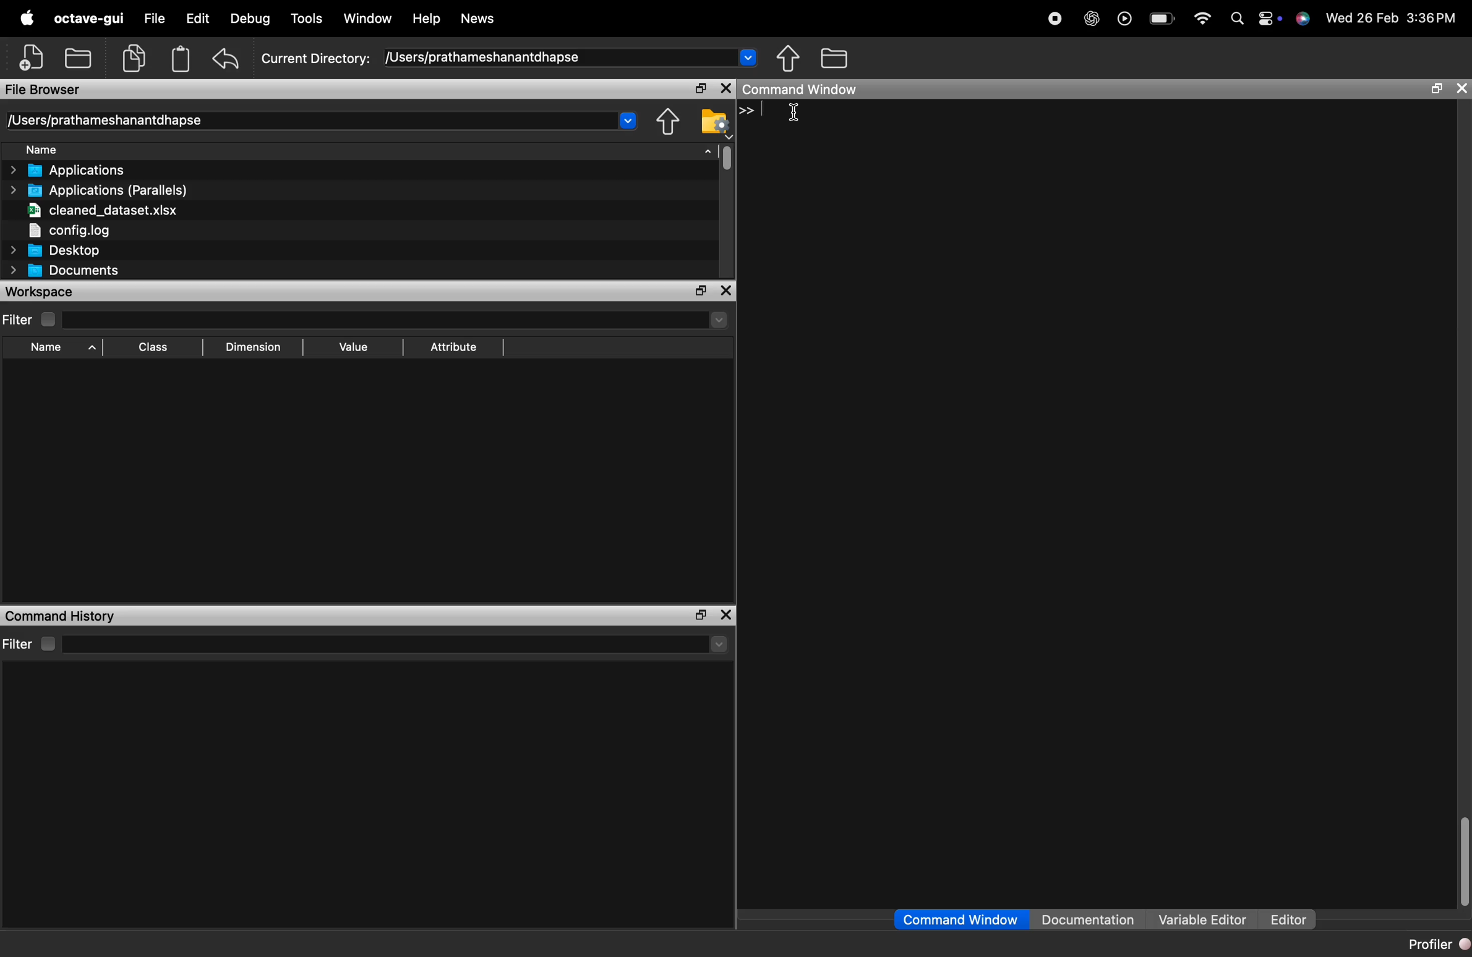  What do you see at coordinates (1239, 19) in the screenshot?
I see `search` at bounding box center [1239, 19].